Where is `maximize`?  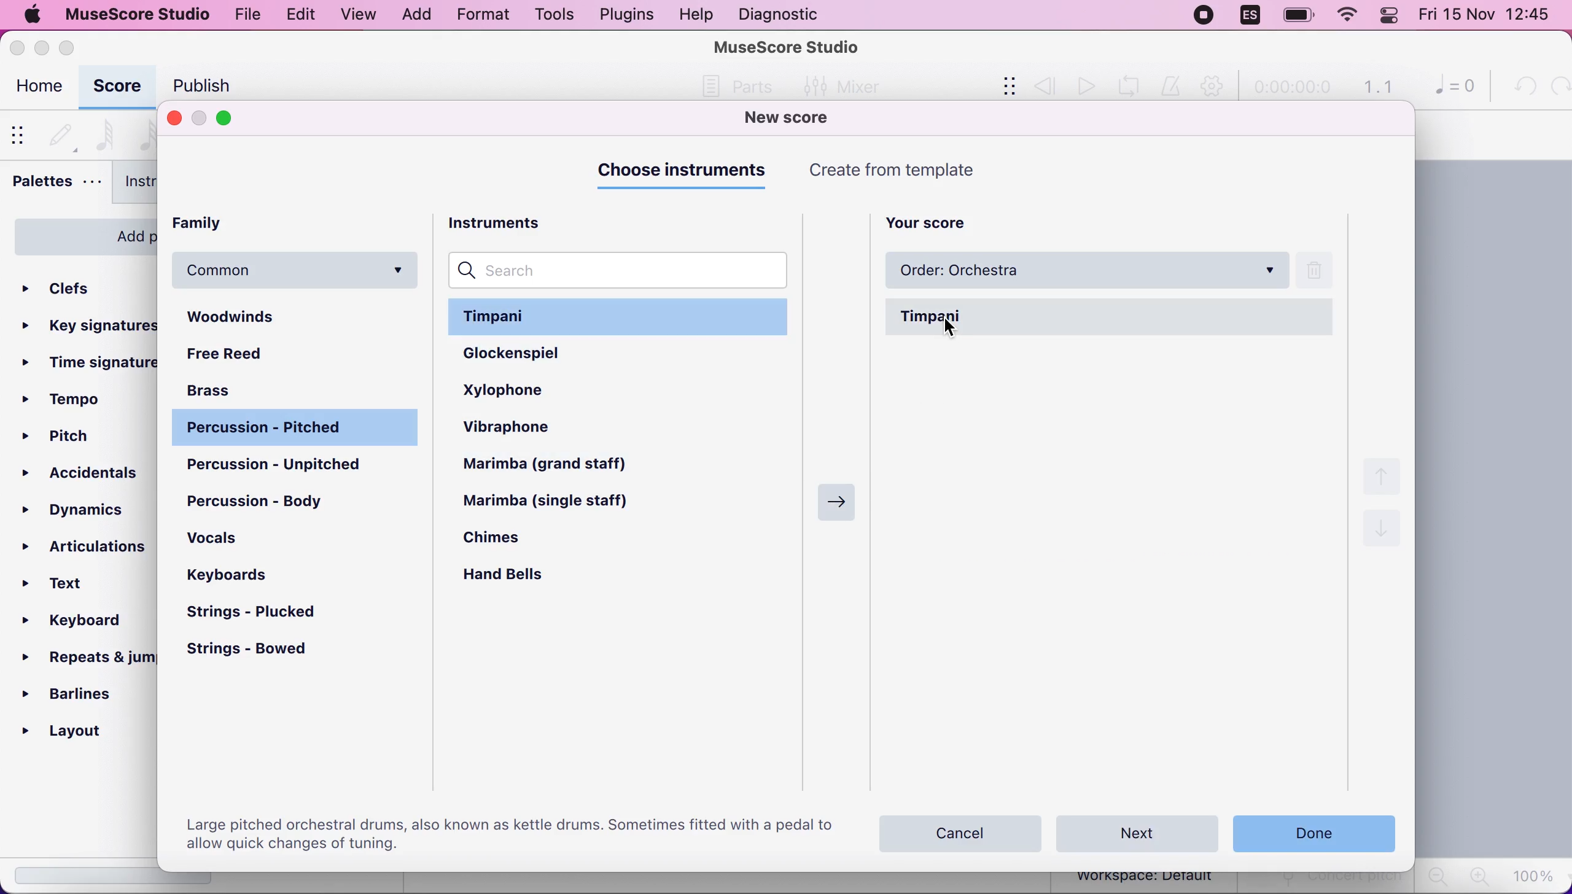
maximize is located at coordinates (72, 47).